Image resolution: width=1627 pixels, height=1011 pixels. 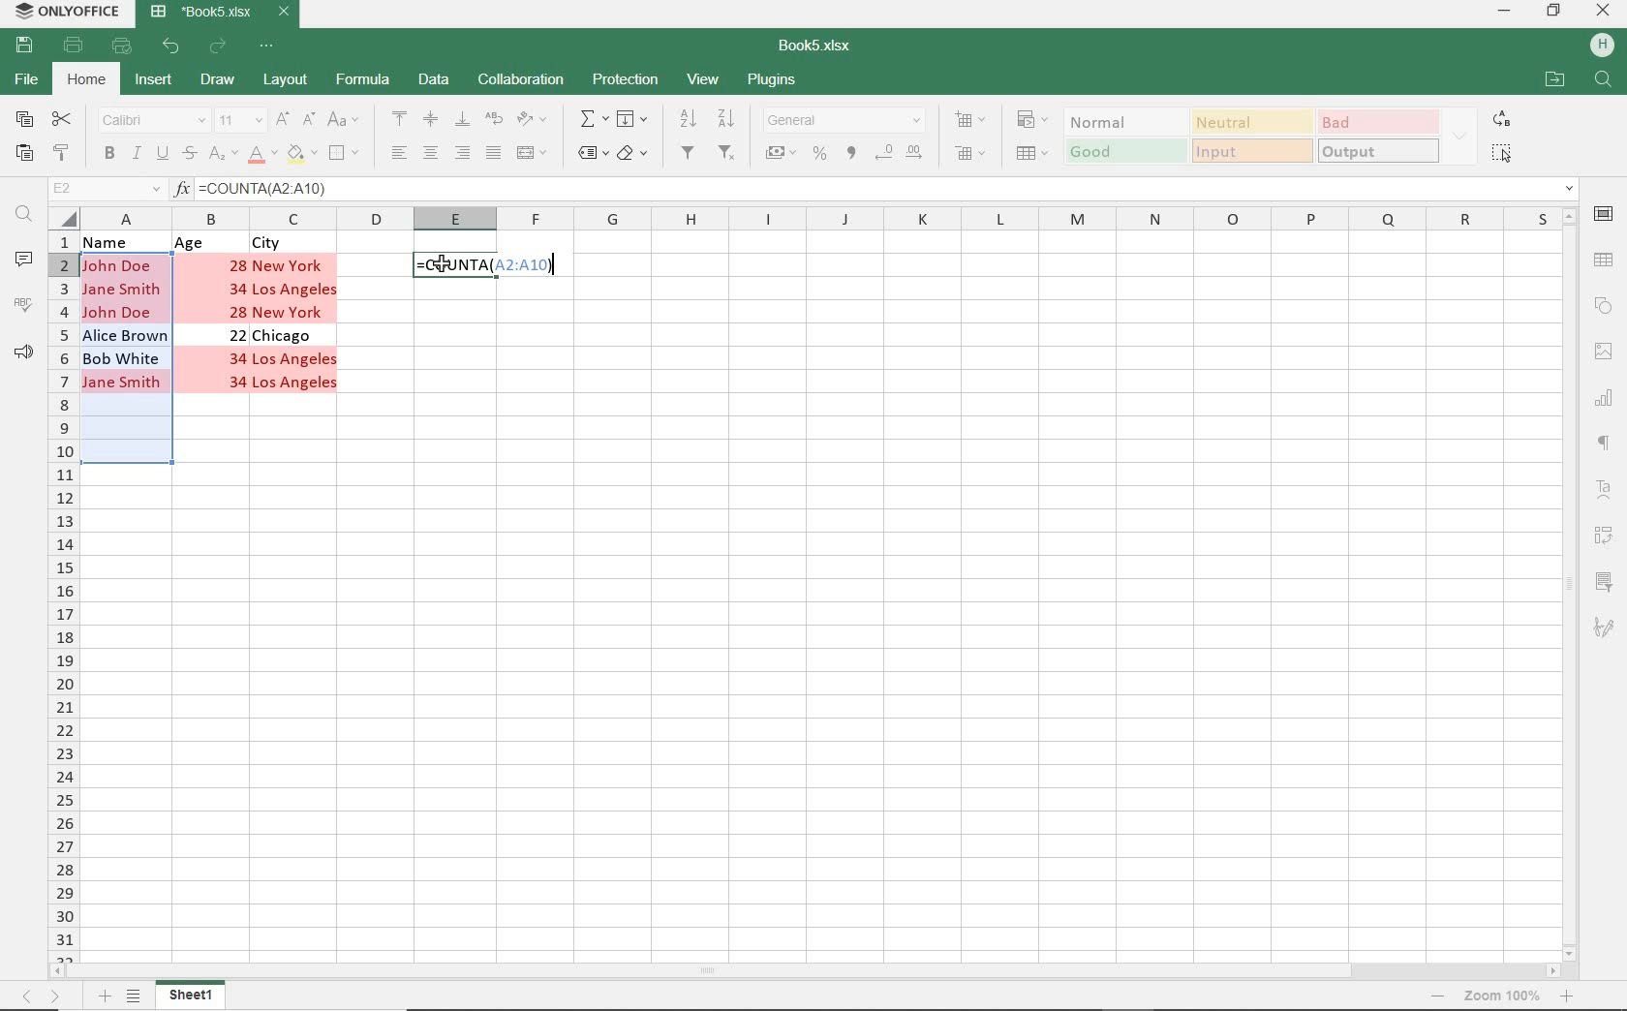 I want to click on ALIGN RIGHT, so click(x=463, y=155).